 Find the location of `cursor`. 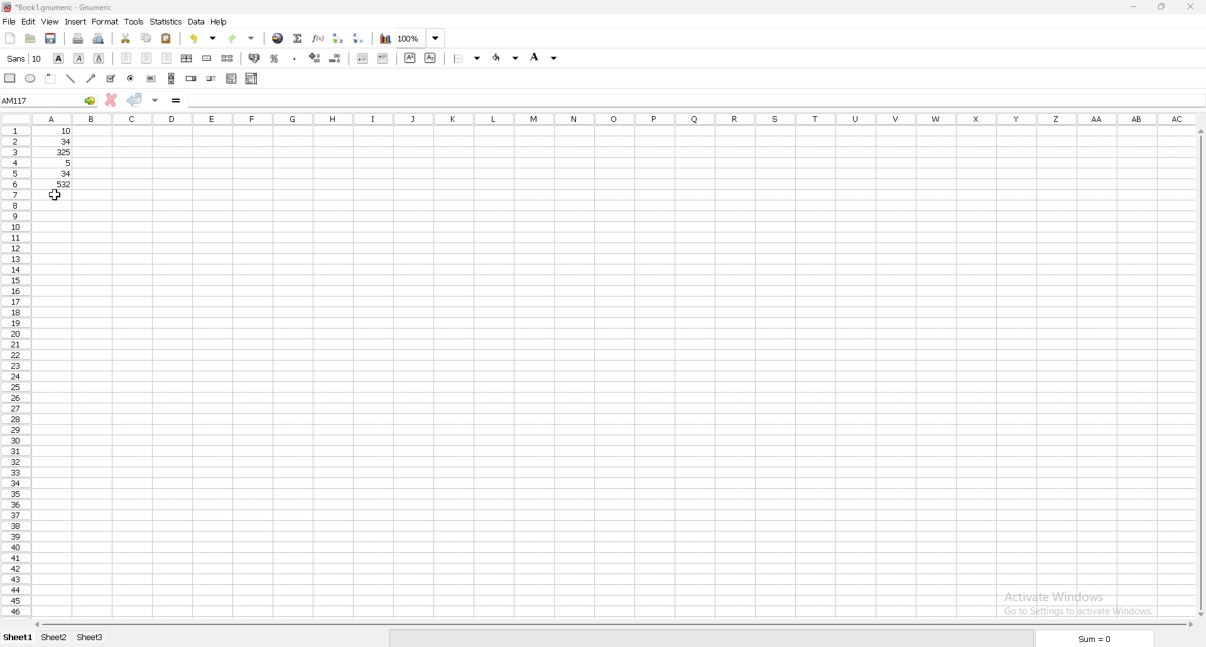

cursor is located at coordinates (55, 193).